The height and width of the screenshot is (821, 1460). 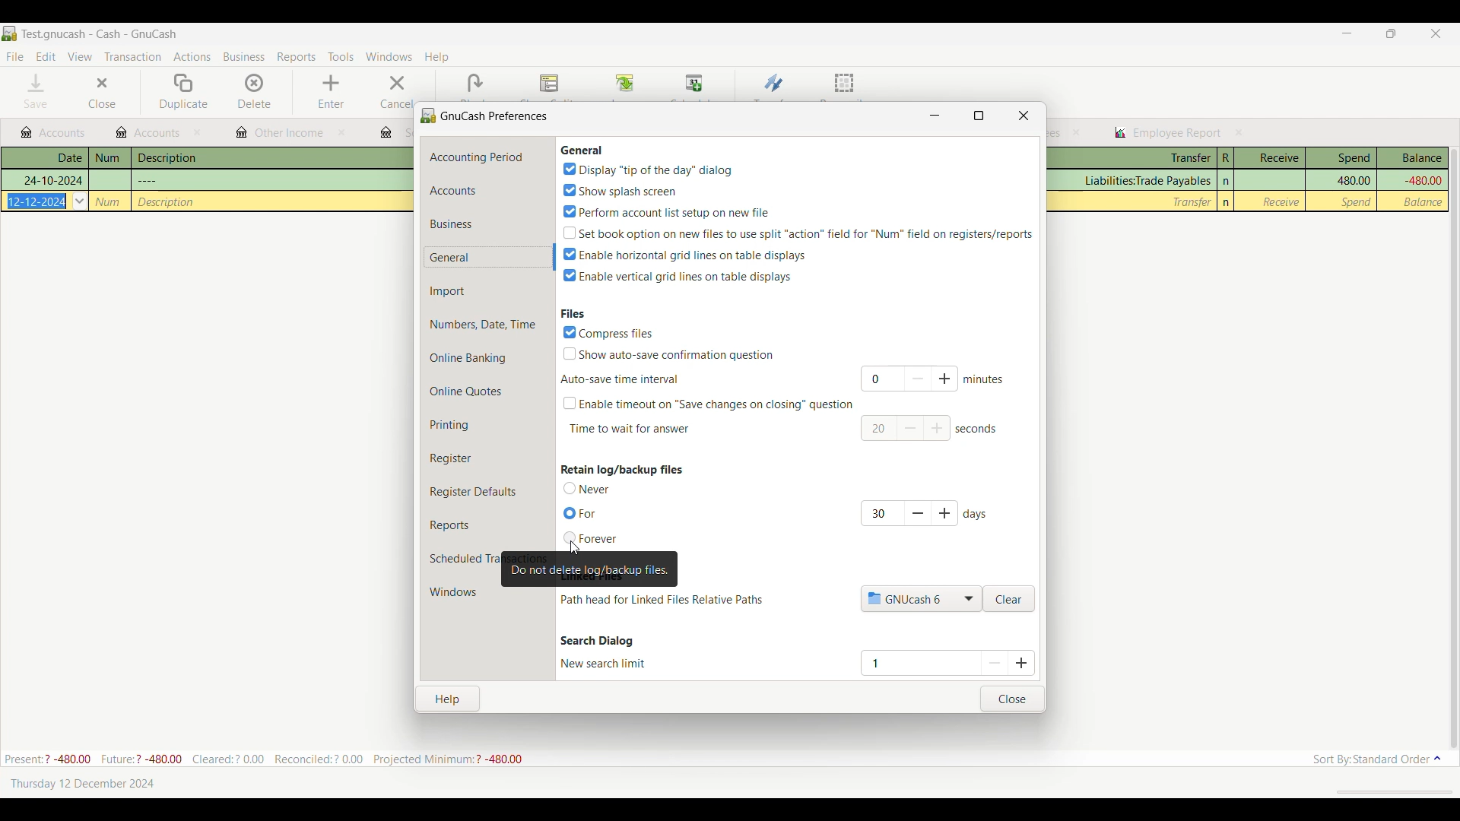 What do you see at coordinates (1167, 133) in the screenshot?
I see `Other budgets and reports` at bounding box center [1167, 133].